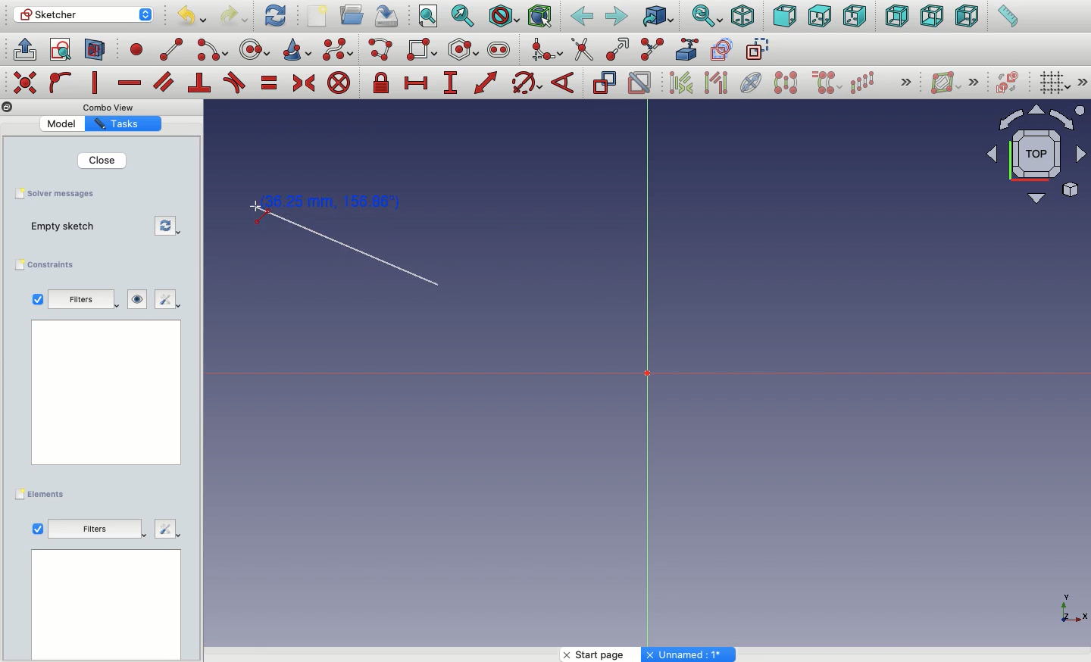  I want to click on Save, so click(63, 195).